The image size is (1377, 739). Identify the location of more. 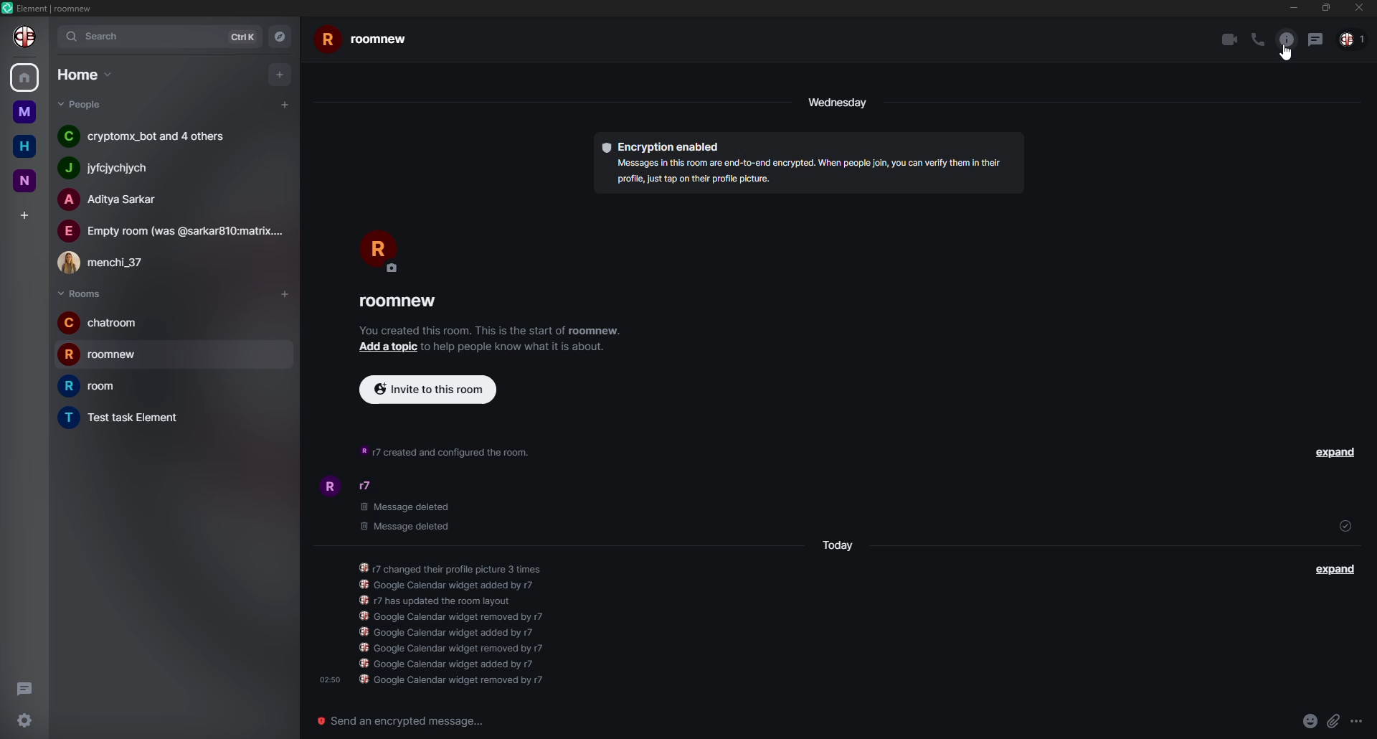
(1354, 720).